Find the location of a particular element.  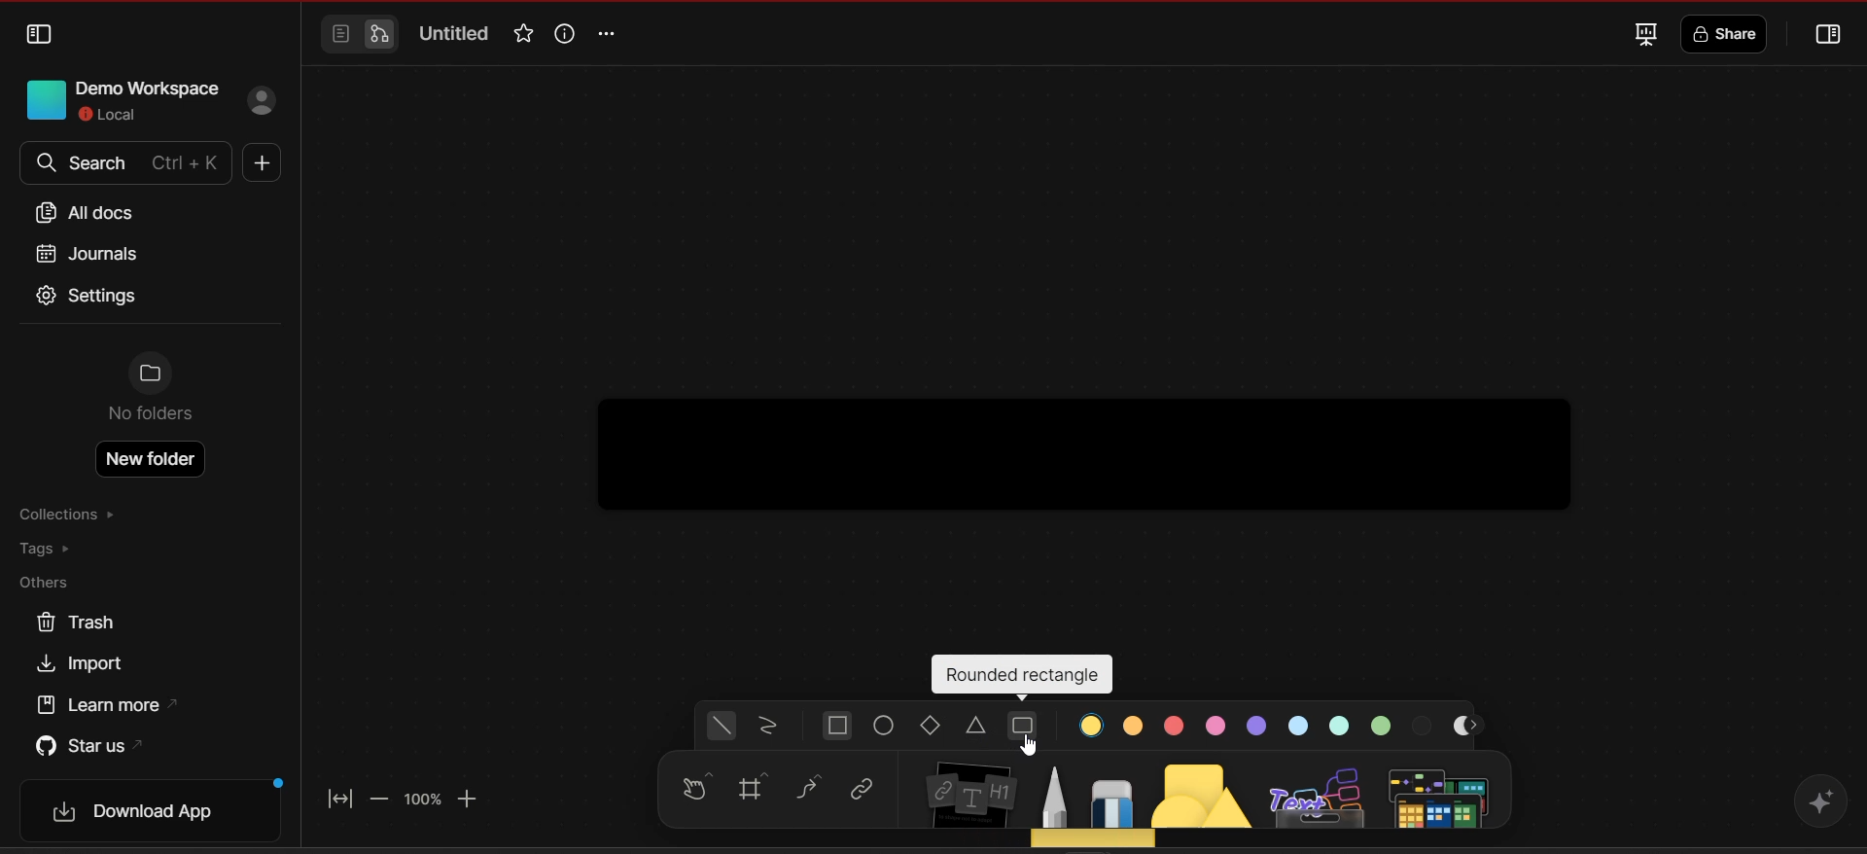

triangle is located at coordinates (978, 728).